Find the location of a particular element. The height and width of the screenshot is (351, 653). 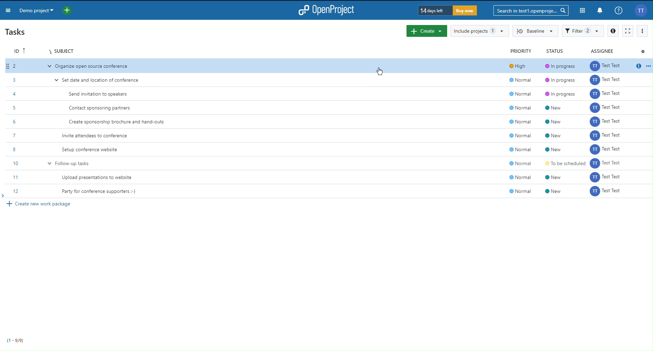

More is located at coordinates (643, 32).